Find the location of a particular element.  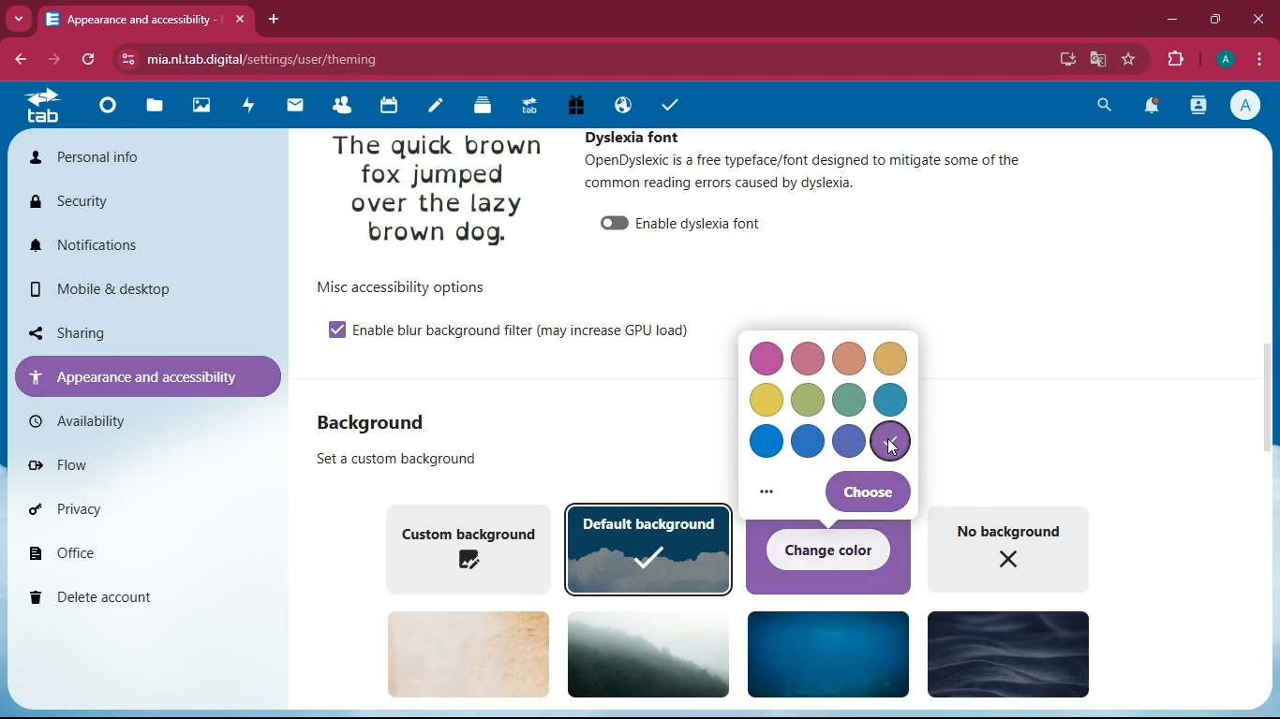

choose is located at coordinates (867, 492).